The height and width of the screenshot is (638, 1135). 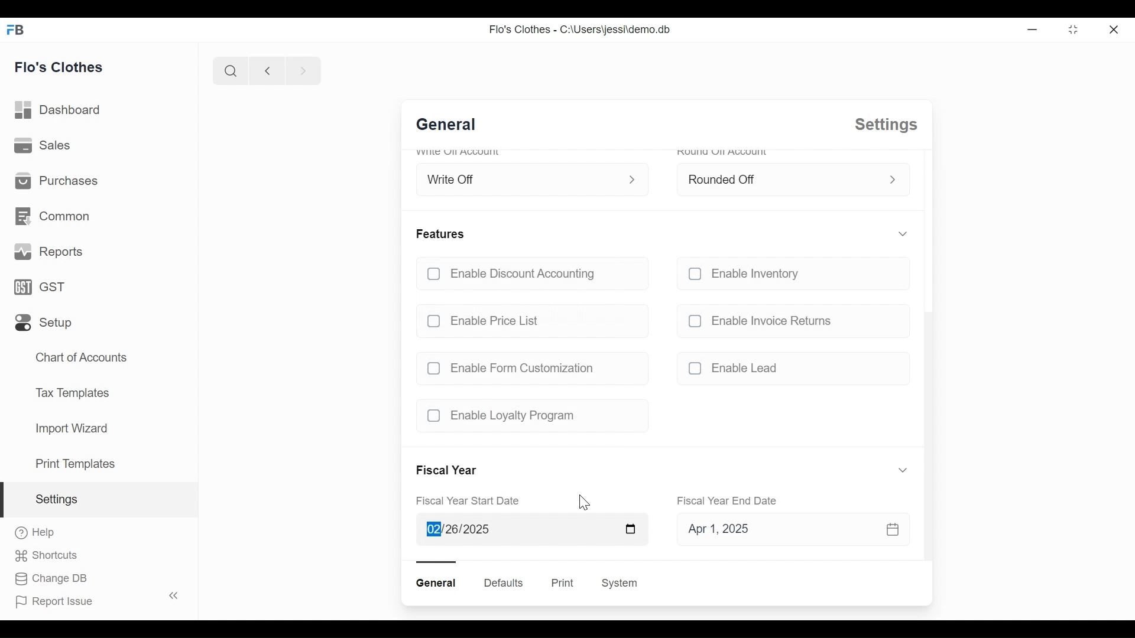 What do you see at coordinates (729, 500) in the screenshot?
I see `Fiscal Year End Date` at bounding box center [729, 500].